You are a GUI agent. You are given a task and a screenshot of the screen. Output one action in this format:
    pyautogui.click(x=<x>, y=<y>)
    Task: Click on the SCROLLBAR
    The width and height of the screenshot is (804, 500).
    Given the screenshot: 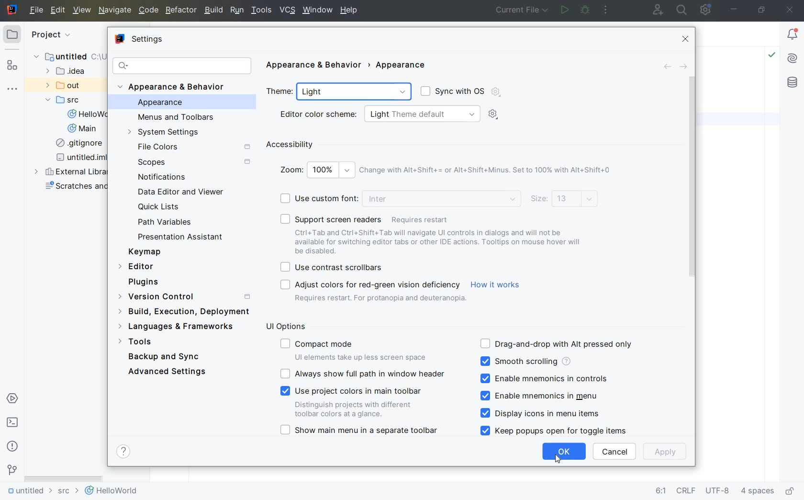 What is the action you would take?
    pyautogui.click(x=64, y=478)
    